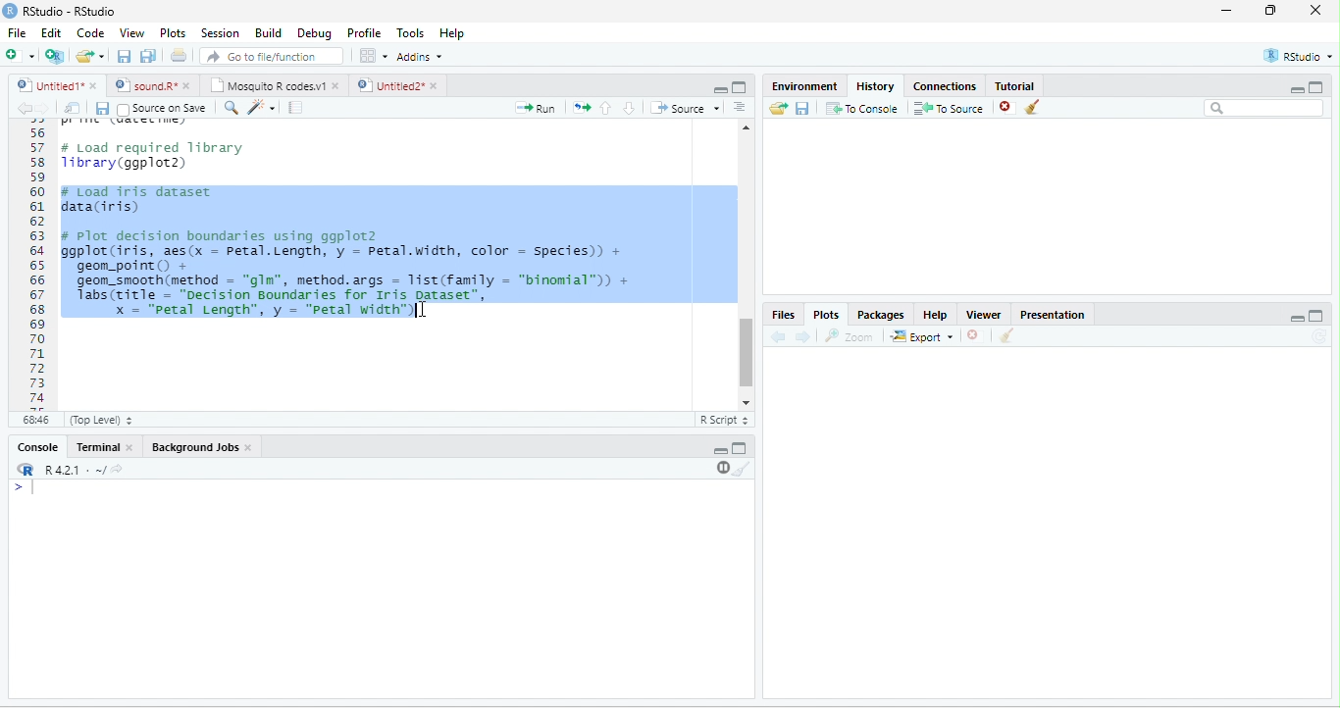 This screenshot has width=1340, height=708. What do you see at coordinates (779, 108) in the screenshot?
I see `open folder` at bounding box center [779, 108].